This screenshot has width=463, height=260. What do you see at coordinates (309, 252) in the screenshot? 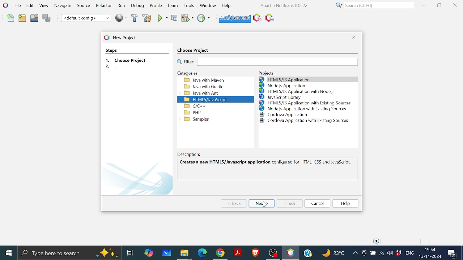
I see `Help` at bounding box center [309, 252].